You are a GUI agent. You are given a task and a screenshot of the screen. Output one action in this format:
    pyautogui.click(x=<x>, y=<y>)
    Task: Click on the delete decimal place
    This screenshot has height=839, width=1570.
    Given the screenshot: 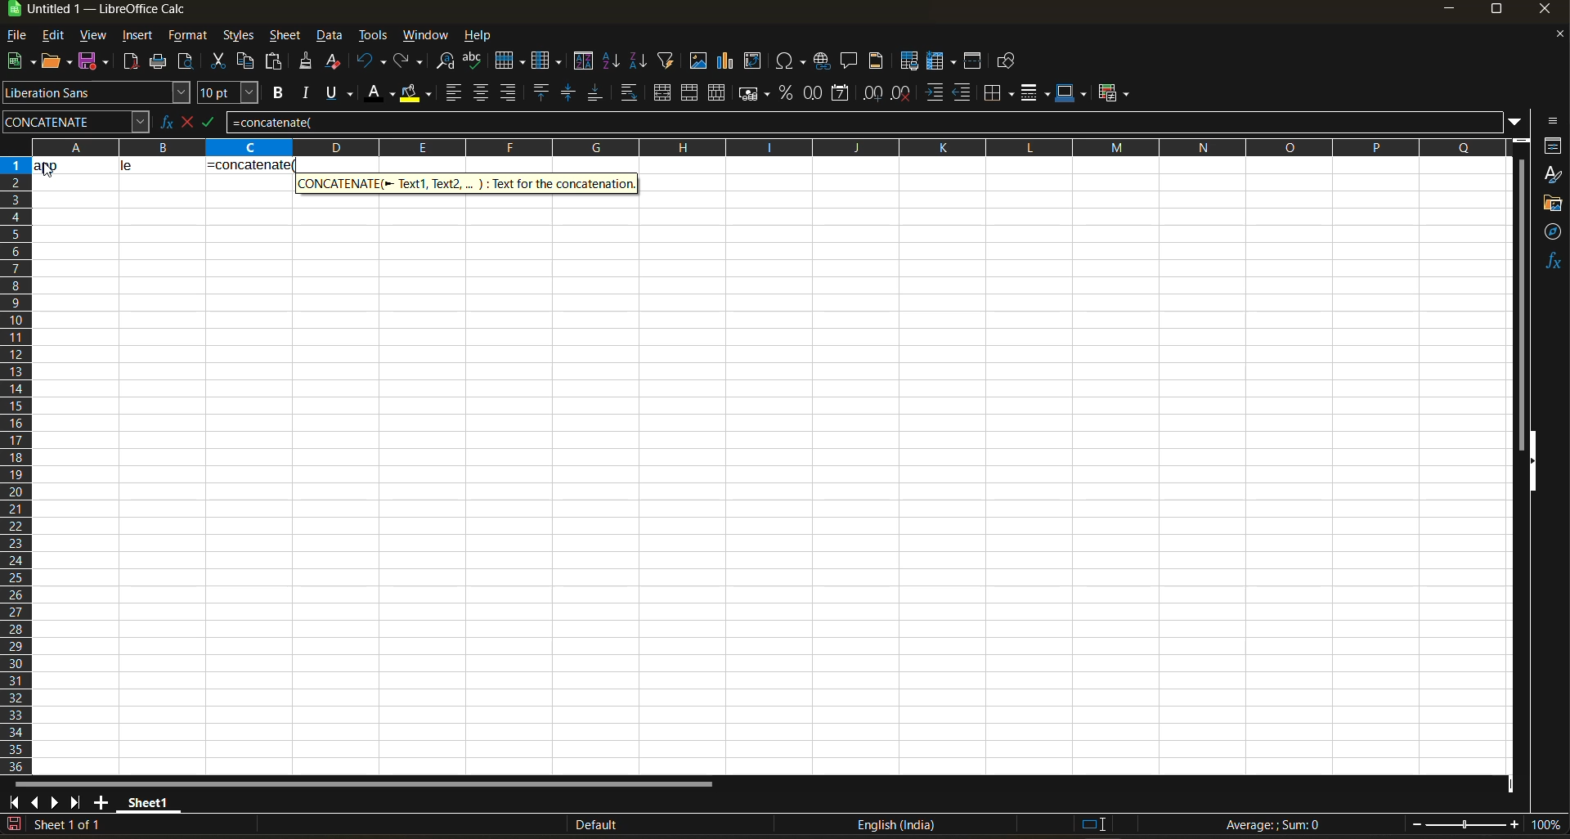 What is the action you would take?
    pyautogui.click(x=902, y=93)
    